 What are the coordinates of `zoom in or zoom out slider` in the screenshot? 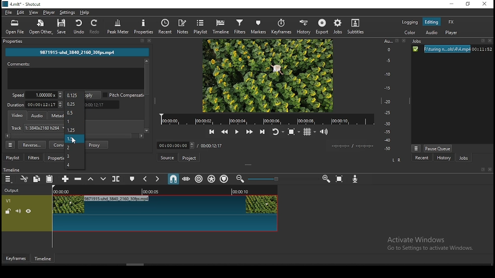 It's located at (283, 180).